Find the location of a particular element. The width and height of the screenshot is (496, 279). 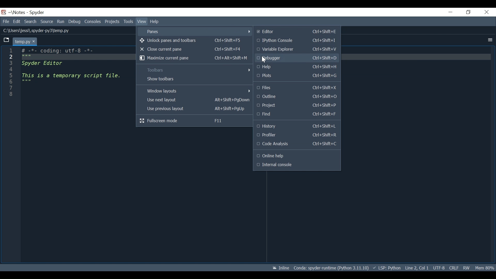

Spyder  is located at coordinates (37, 13).